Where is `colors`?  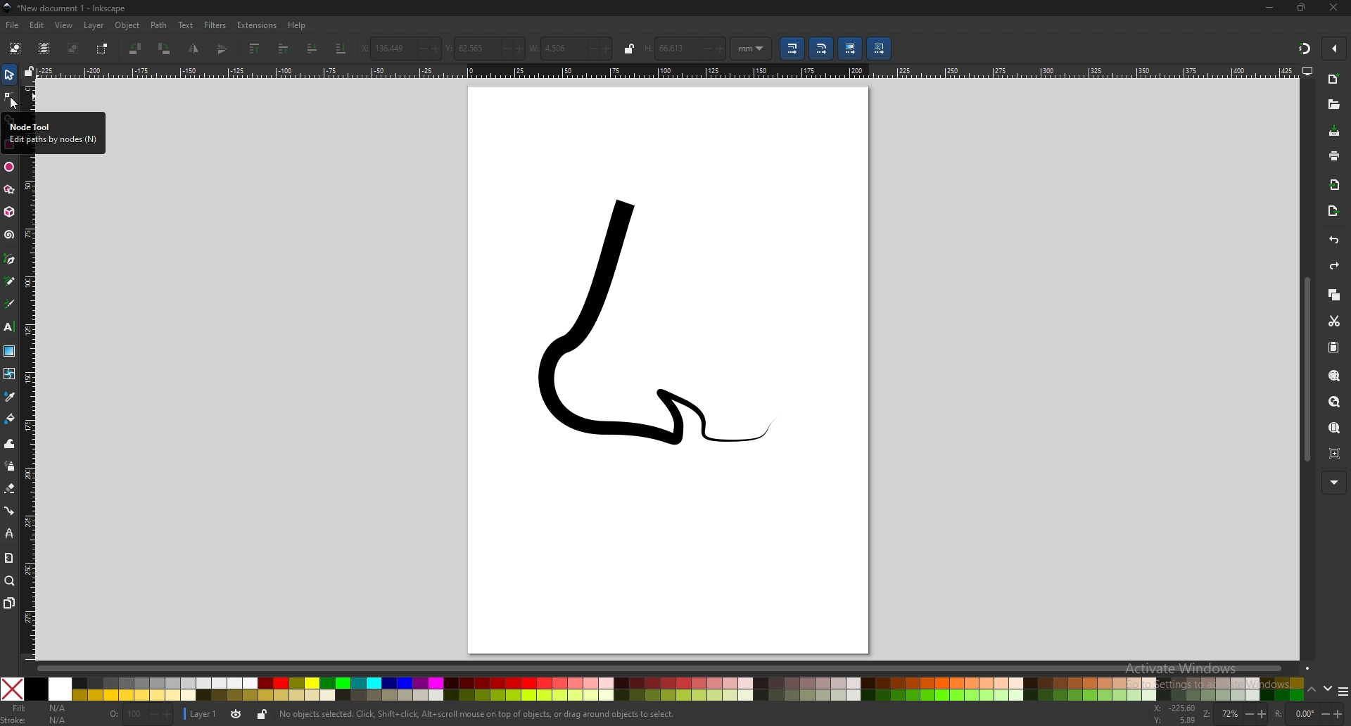 colors is located at coordinates (651, 689).